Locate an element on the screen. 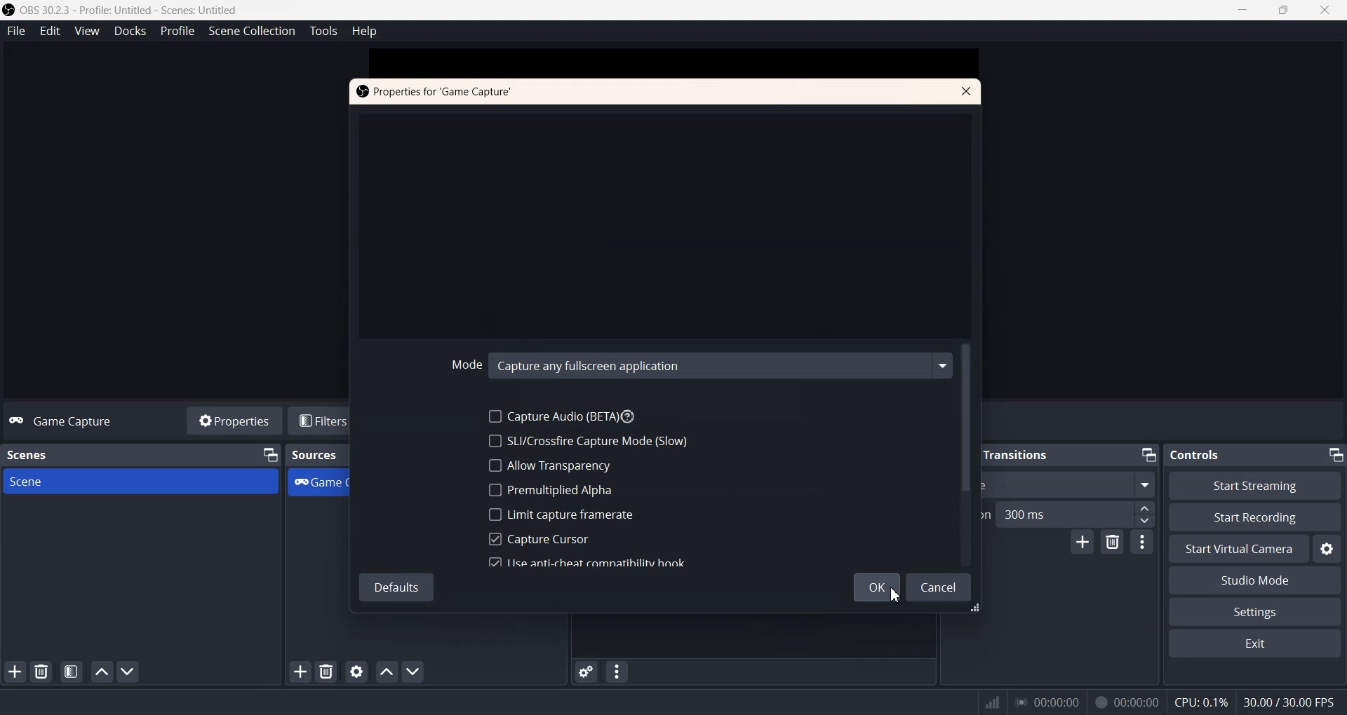  Settings is located at coordinates (1327, 549).